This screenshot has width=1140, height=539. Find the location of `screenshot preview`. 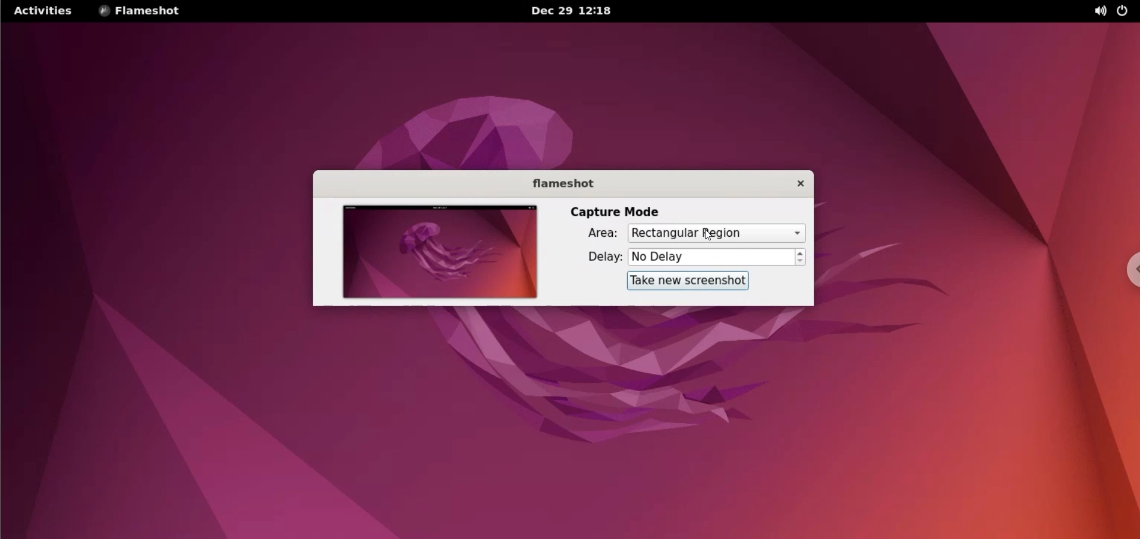

screenshot preview is located at coordinates (440, 252).